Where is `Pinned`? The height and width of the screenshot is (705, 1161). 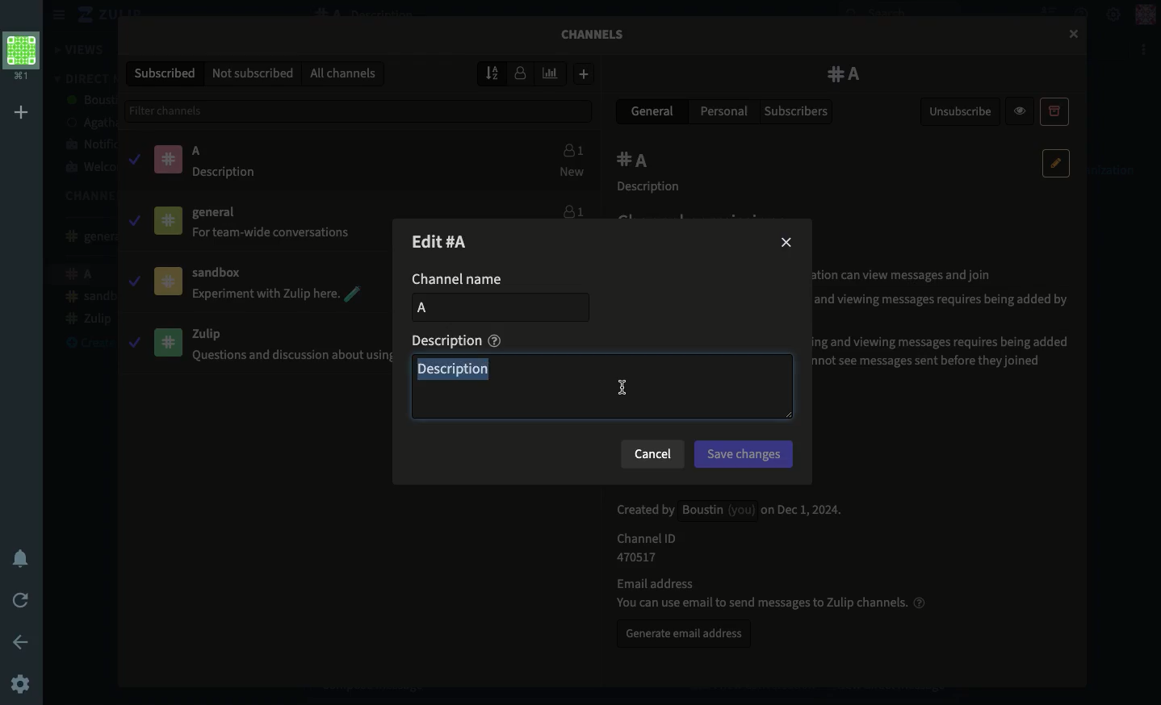 Pinned is located at coordinates (175, 218).